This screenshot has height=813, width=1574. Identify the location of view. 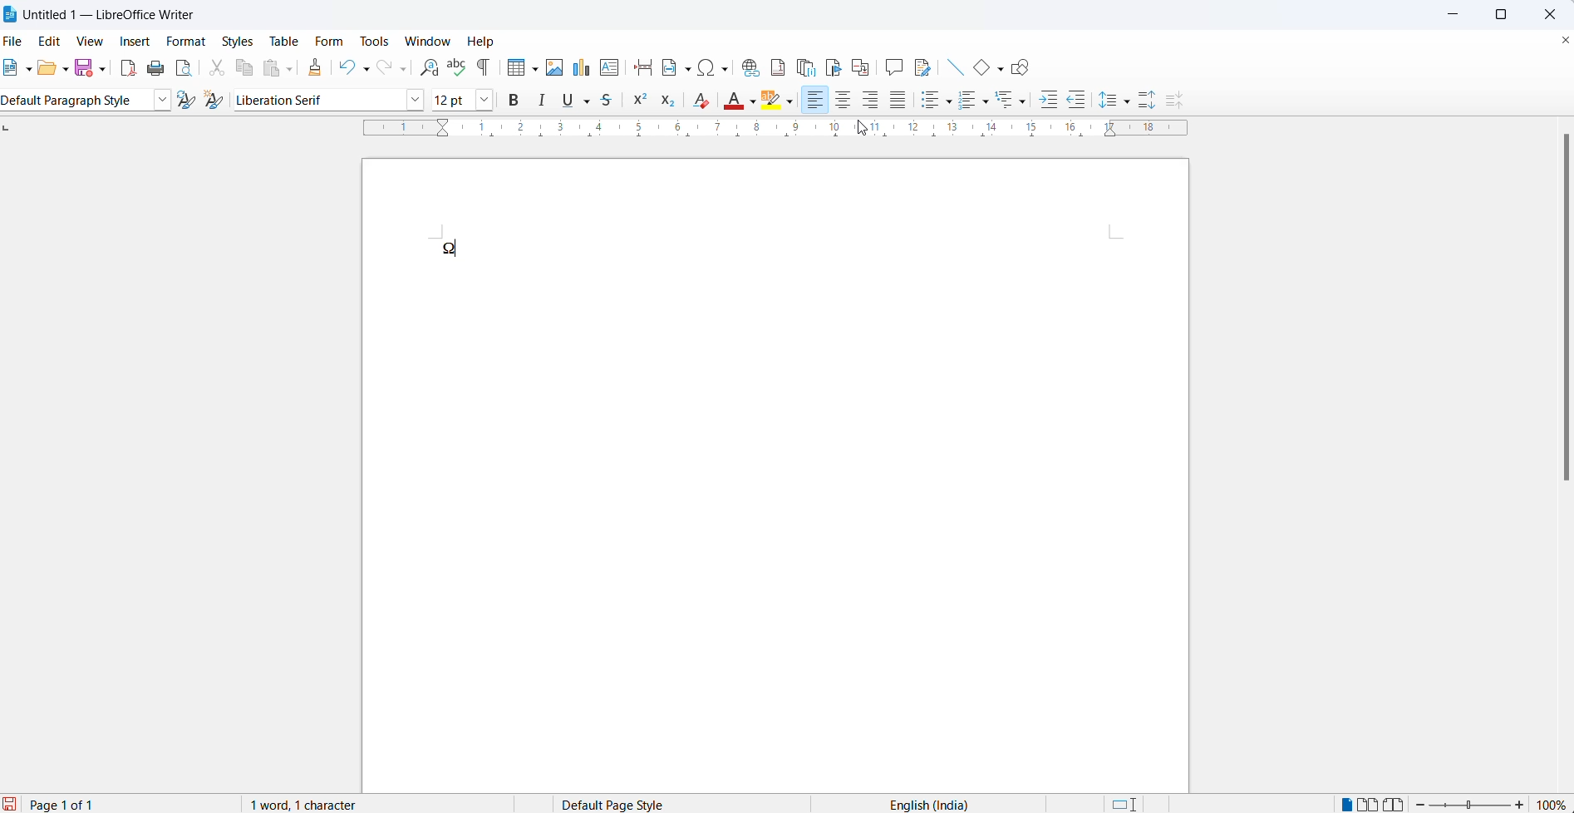
(94, 42).